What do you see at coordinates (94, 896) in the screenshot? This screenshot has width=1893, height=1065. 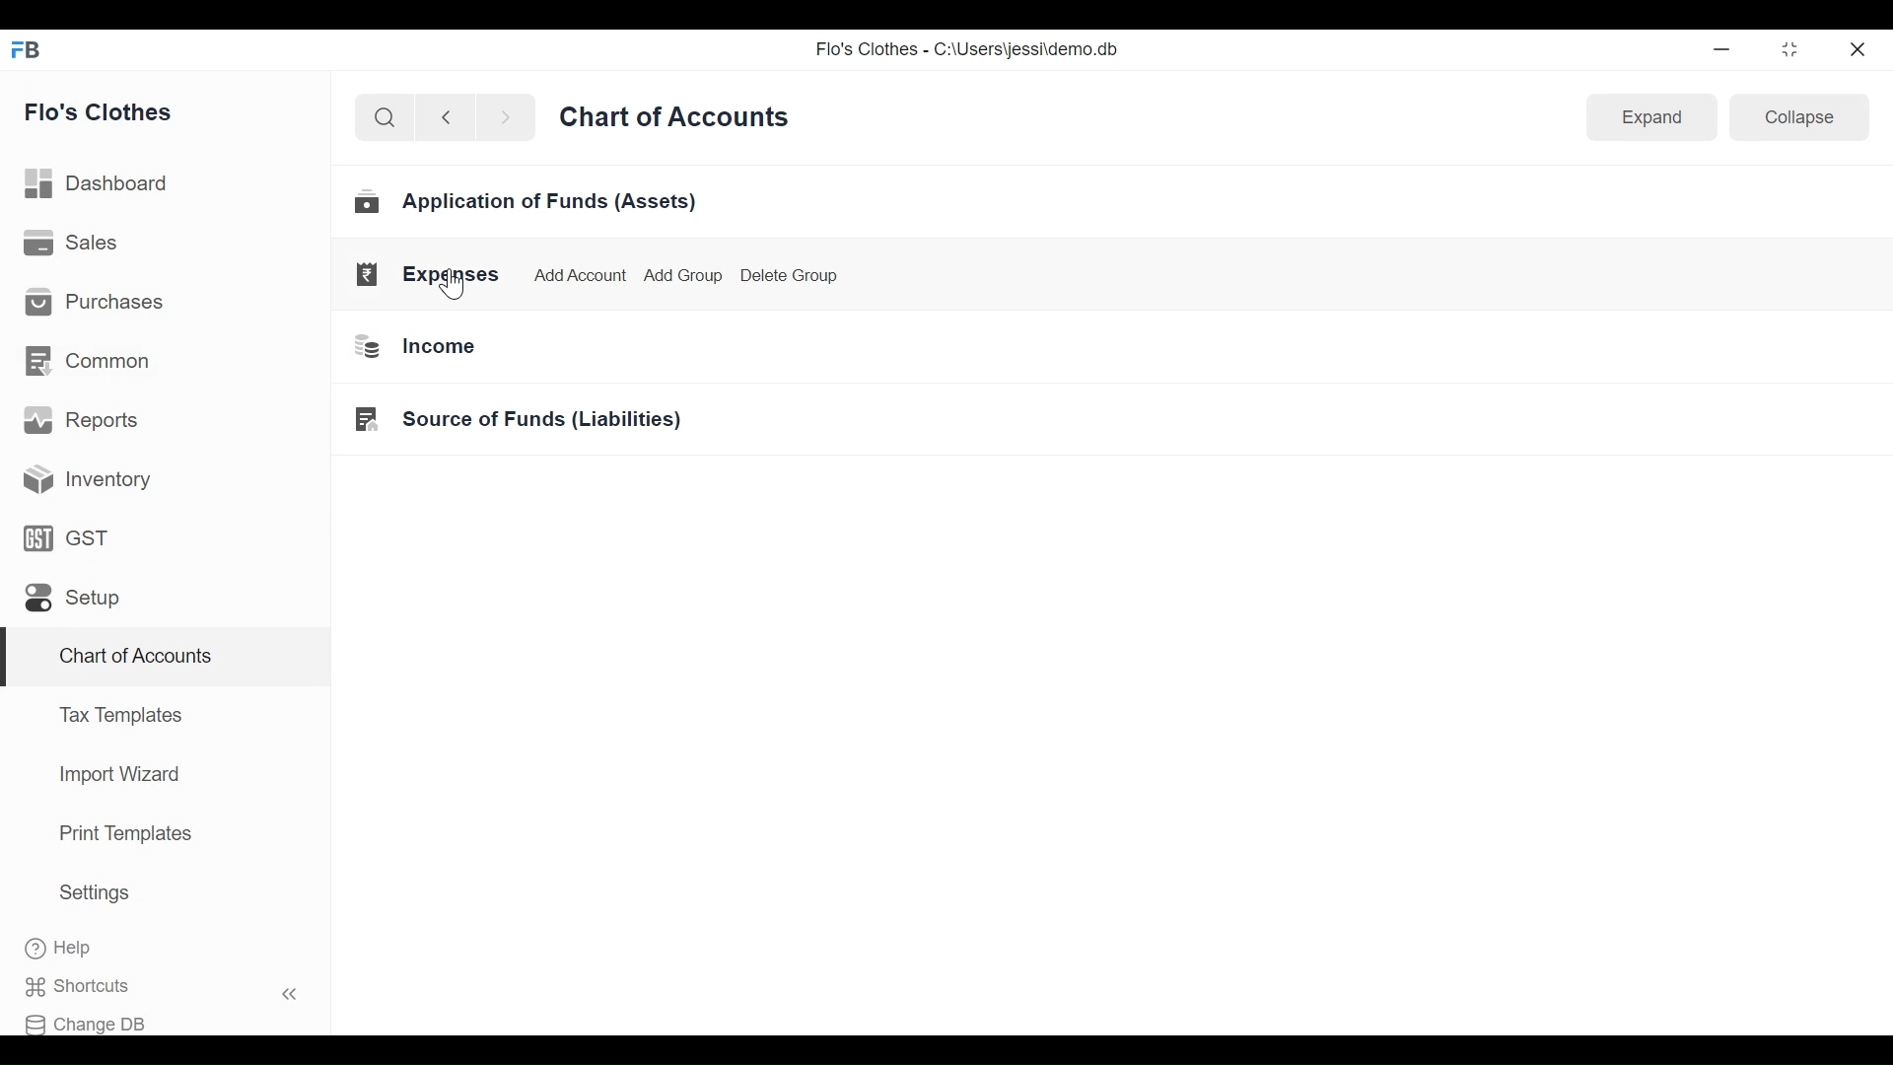 I see `Settings` at bounding box center [94, 896].